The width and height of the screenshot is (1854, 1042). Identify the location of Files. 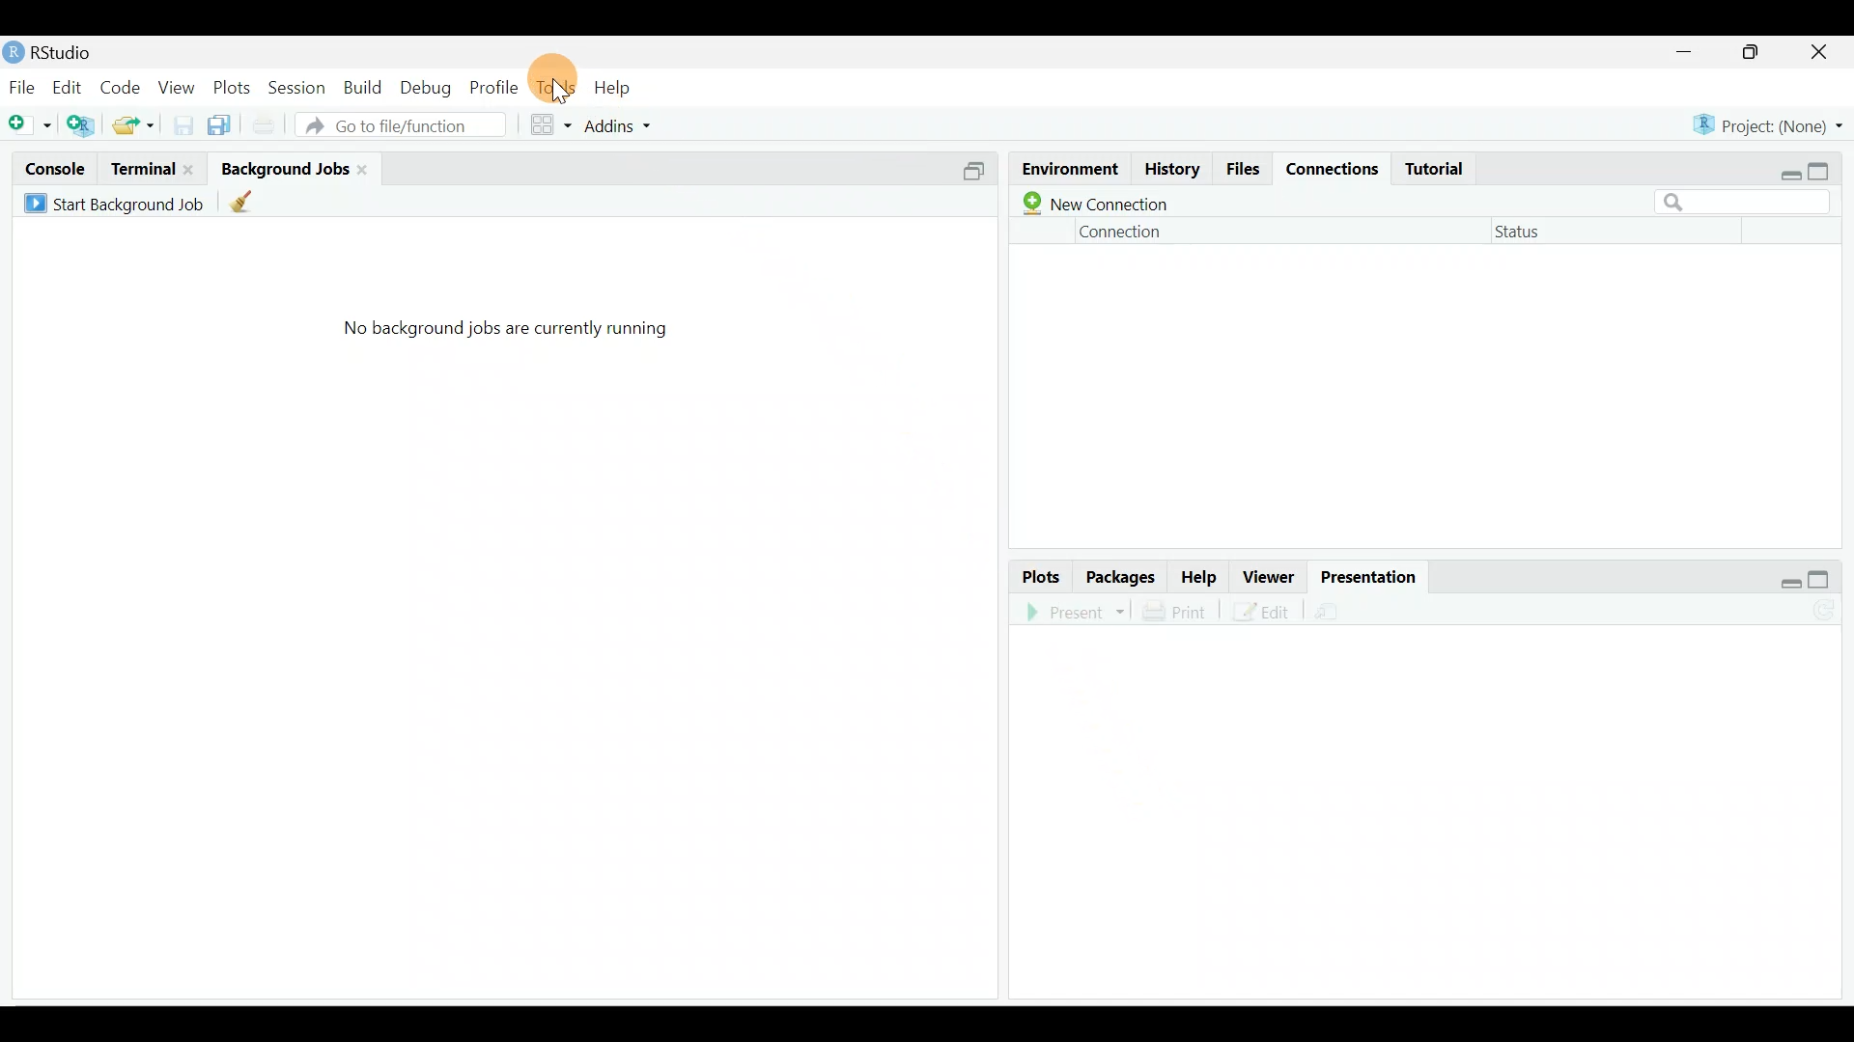
(1244, 169).